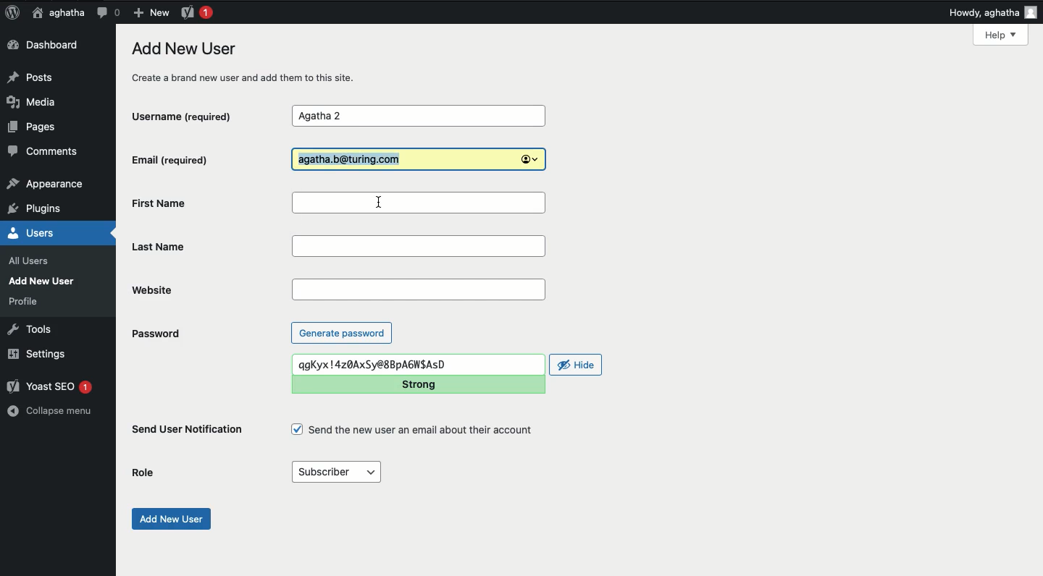 This screenshot has height=576, width=1043. Describe the element at coordinates (195, 115) in the screenshot. I see `Username (required)` at that location.